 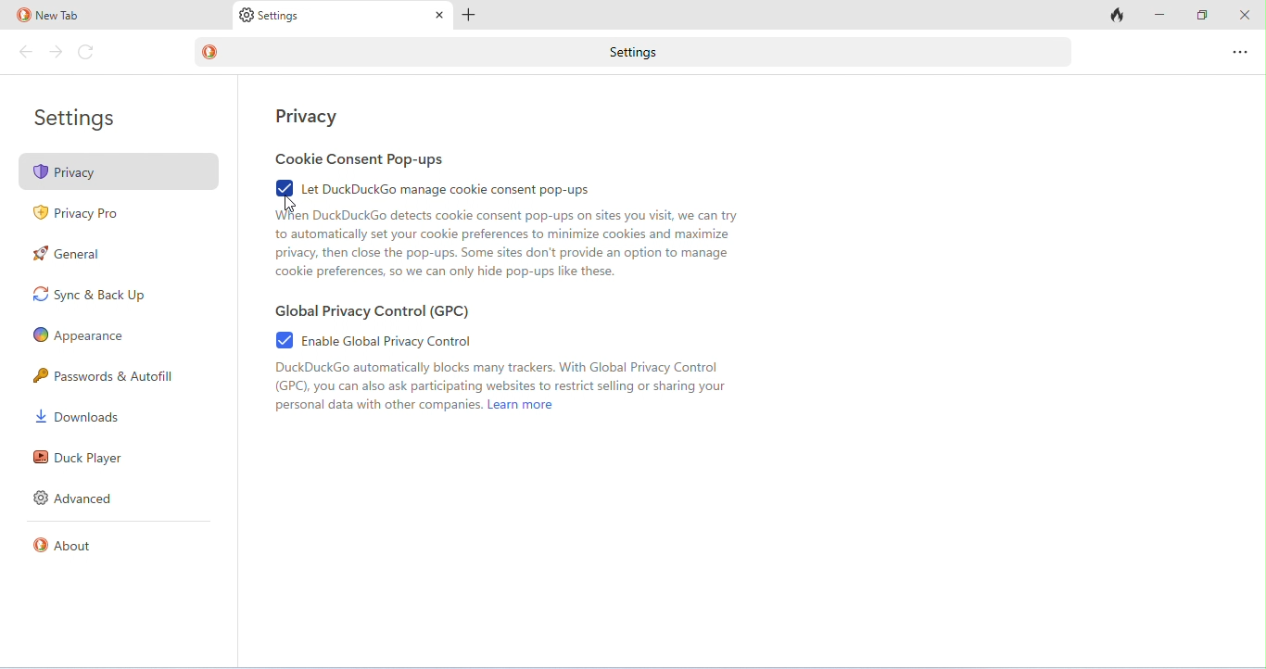 What do you see at coordinates (469, 16) in the screenshot?
I see `add new tab` at bounding box center [469, 16].